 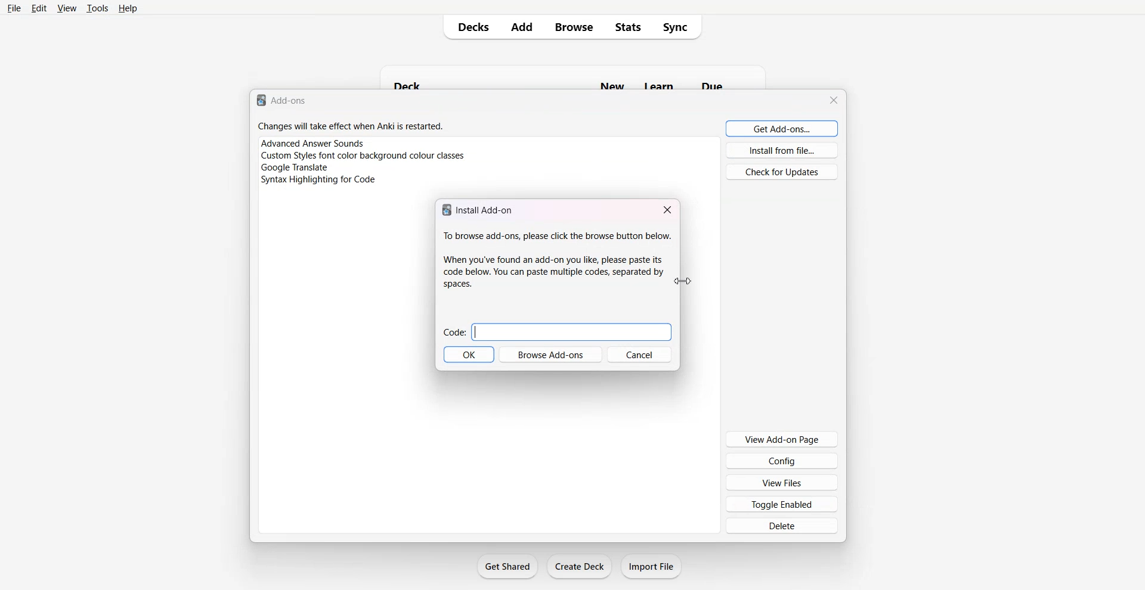 I want to click on Help, so click(x=128, y=8).